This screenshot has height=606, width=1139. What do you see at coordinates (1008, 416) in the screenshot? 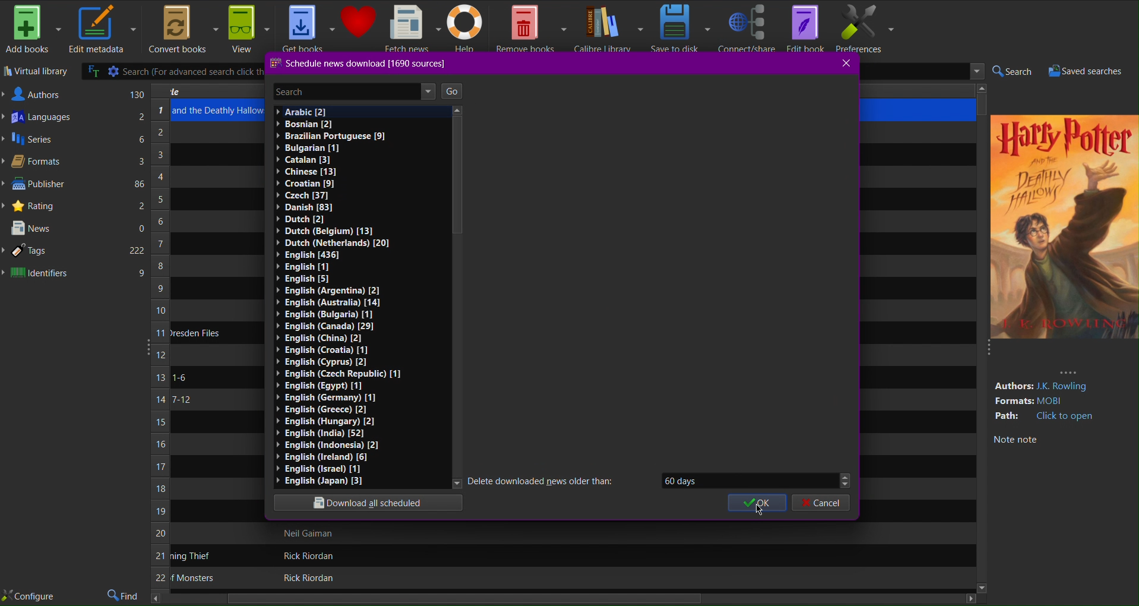
I see `Path:` at bounding box center [1008, 416].